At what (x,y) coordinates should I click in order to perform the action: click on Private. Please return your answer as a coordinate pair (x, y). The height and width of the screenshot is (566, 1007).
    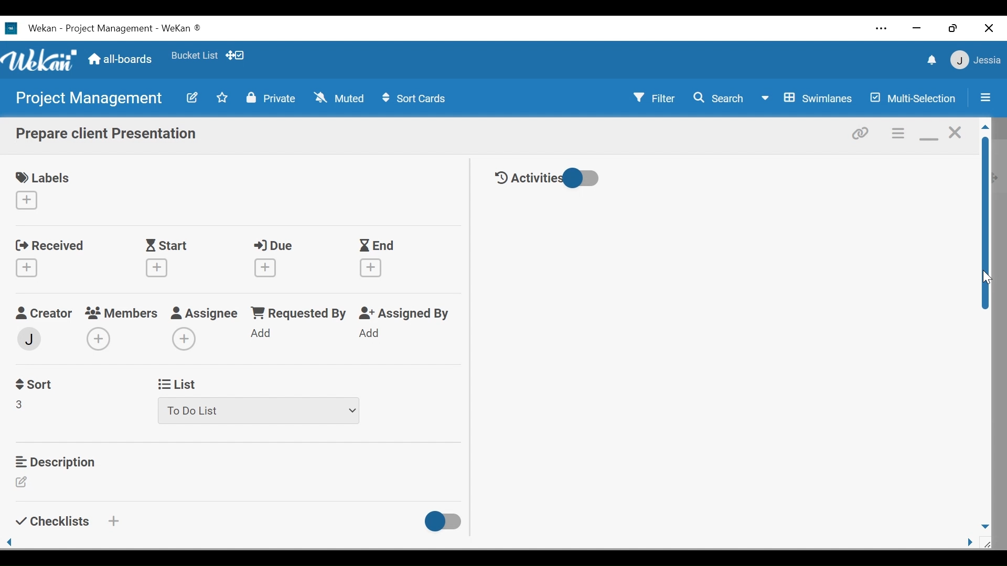
    Looking at the image, I should click on (270, 99).